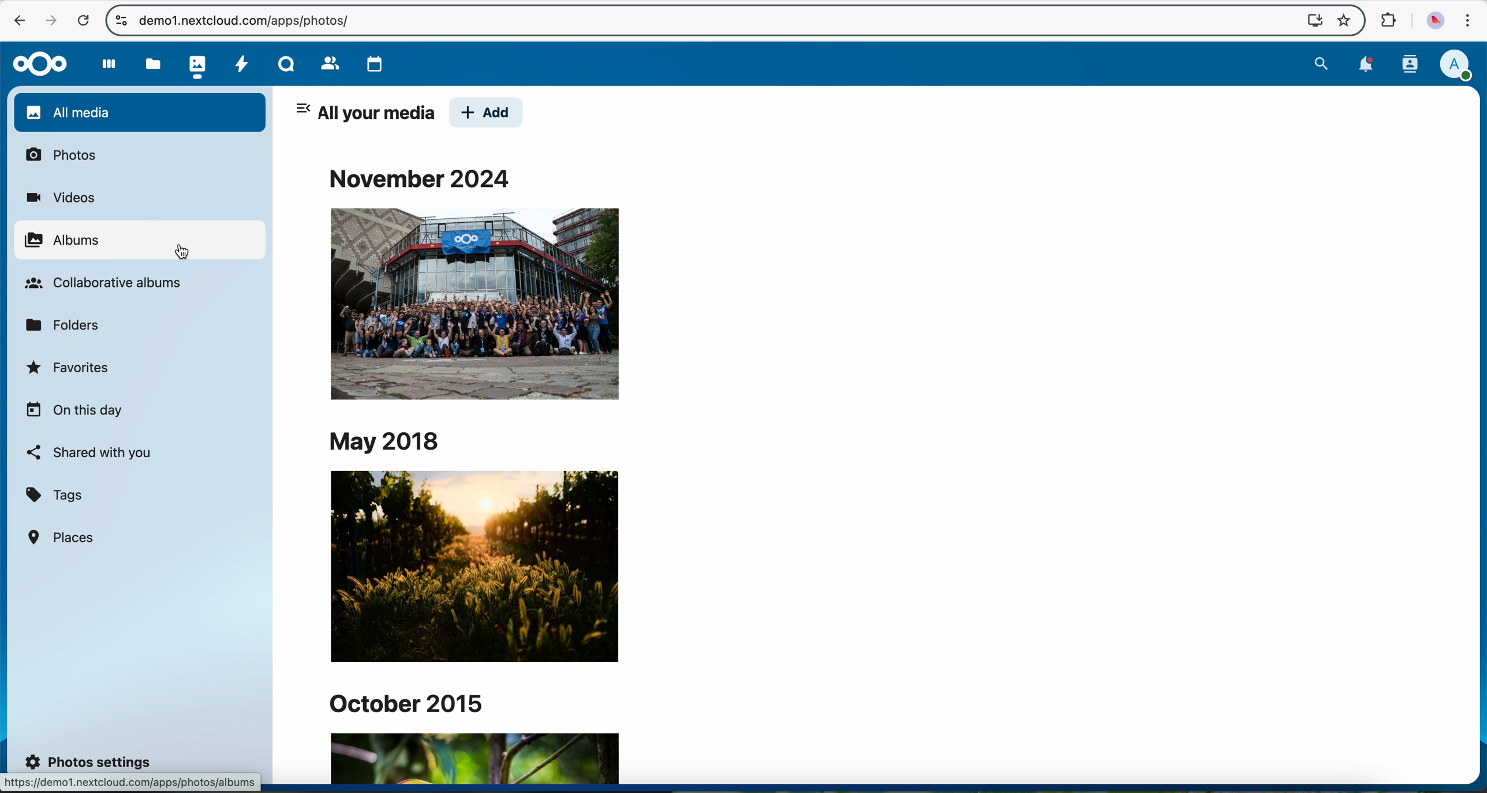 The image size is (1487, 793). Describe the element at coordinates (83, 21) in the screenshot. I see `cancel` at that location.